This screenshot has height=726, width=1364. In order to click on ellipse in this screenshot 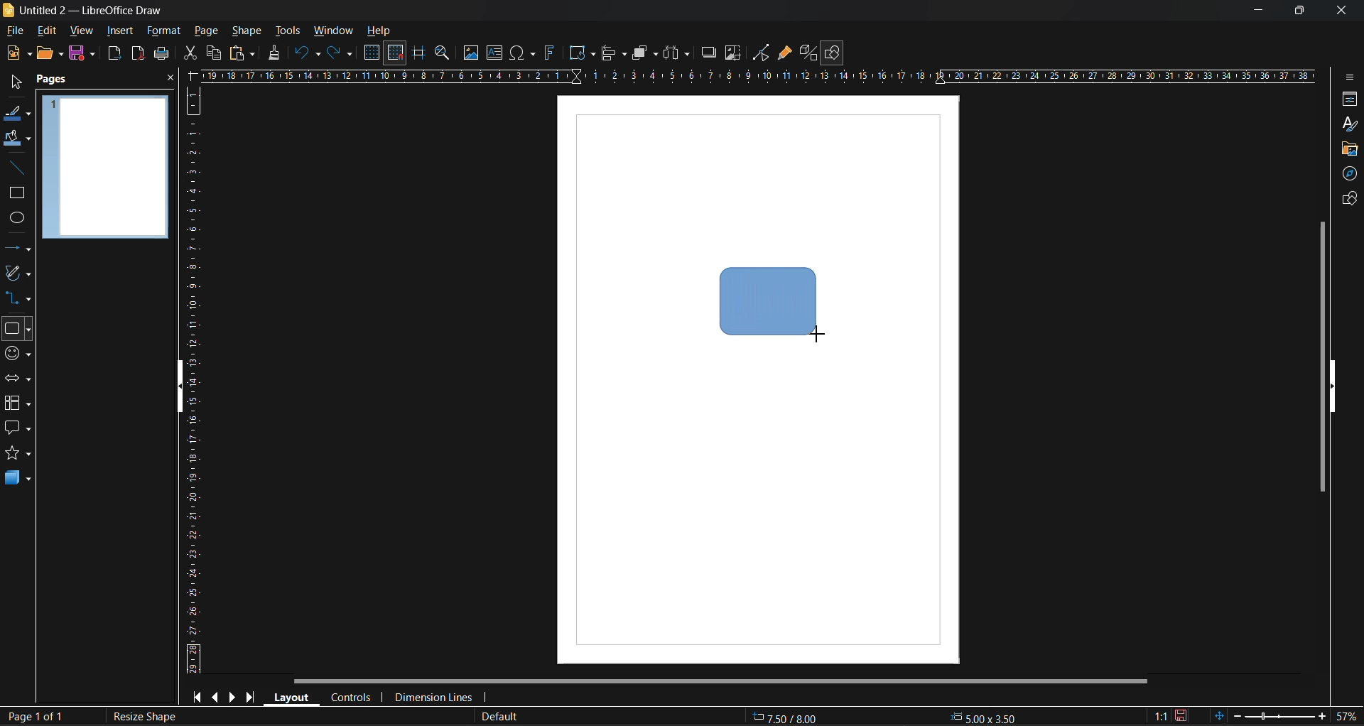, I will do `click(18, 219)`.